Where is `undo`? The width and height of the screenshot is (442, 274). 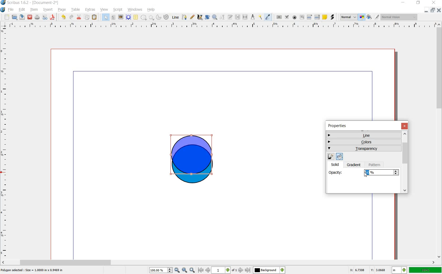 undo is located at coordinates (64, 17).